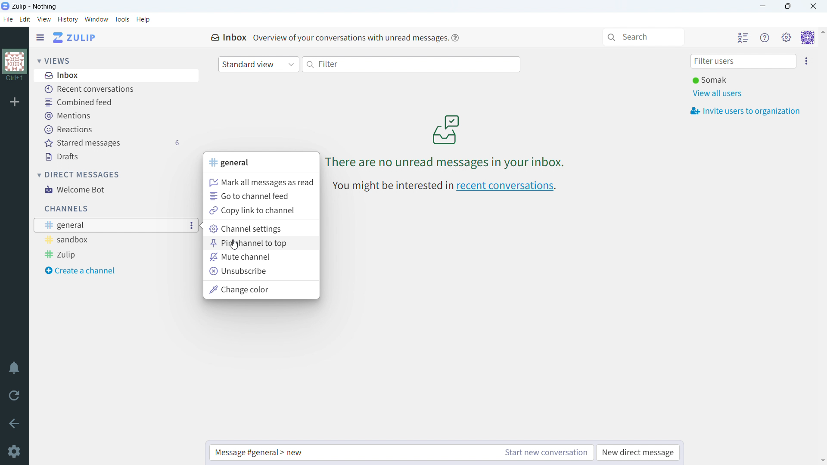 This screenshot has width=827, height=465. Describe the element at coordinates (110, 76) in the screenshot. I see `inbox` at that location.